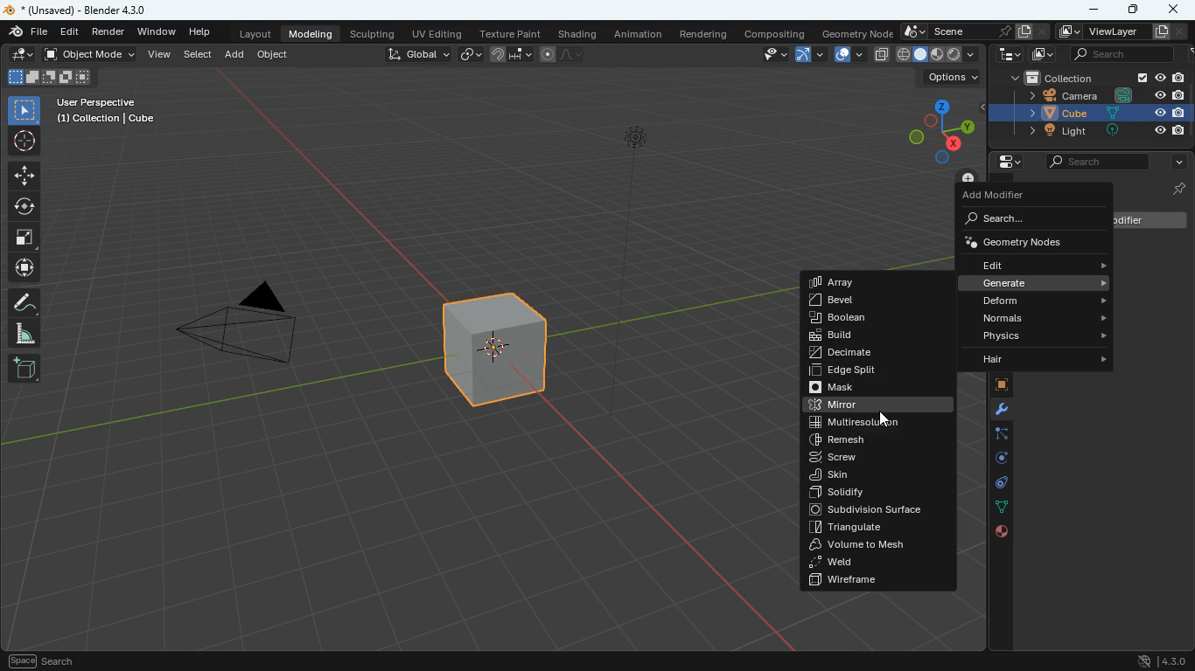 The width and height of the screenshot is (1195, 671). What do you see at coordinates (375, 33) in the screenshot?
I see `sculpting` at bounding box center [375, 33].